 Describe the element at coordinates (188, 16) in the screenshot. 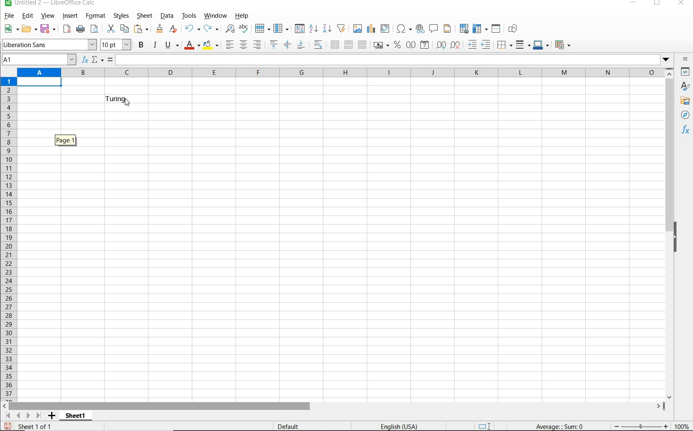

I see `TOOLS` at that location.